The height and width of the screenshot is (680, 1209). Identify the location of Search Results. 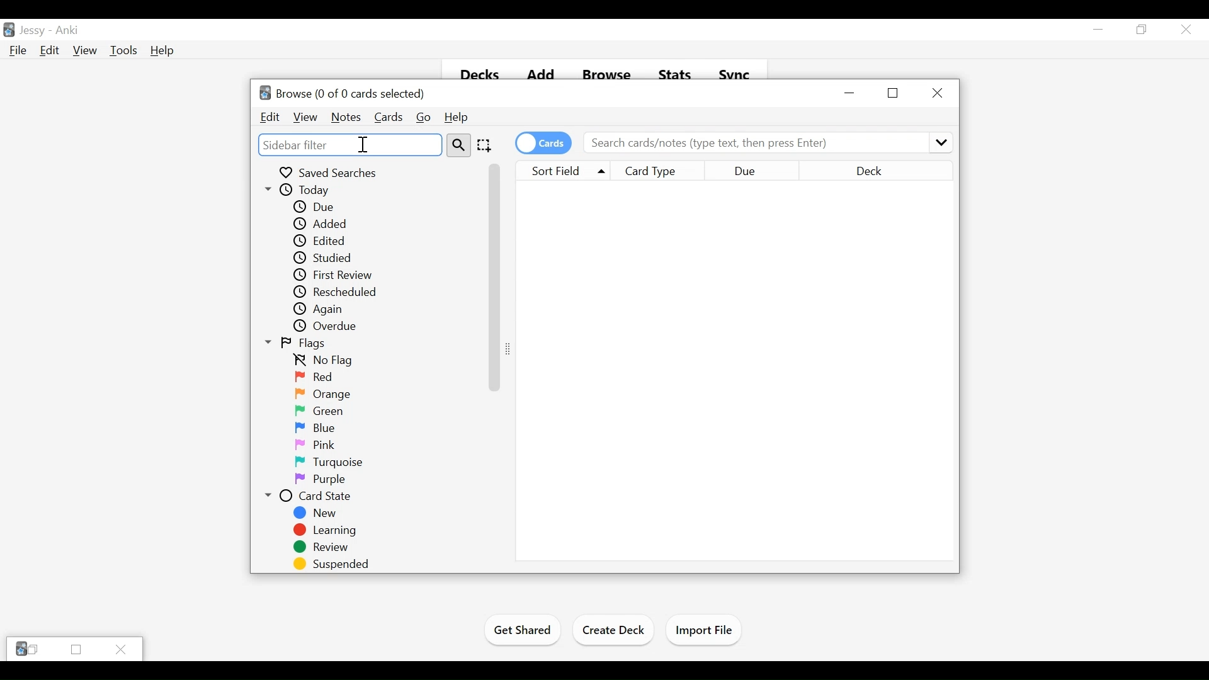
(734, 371).